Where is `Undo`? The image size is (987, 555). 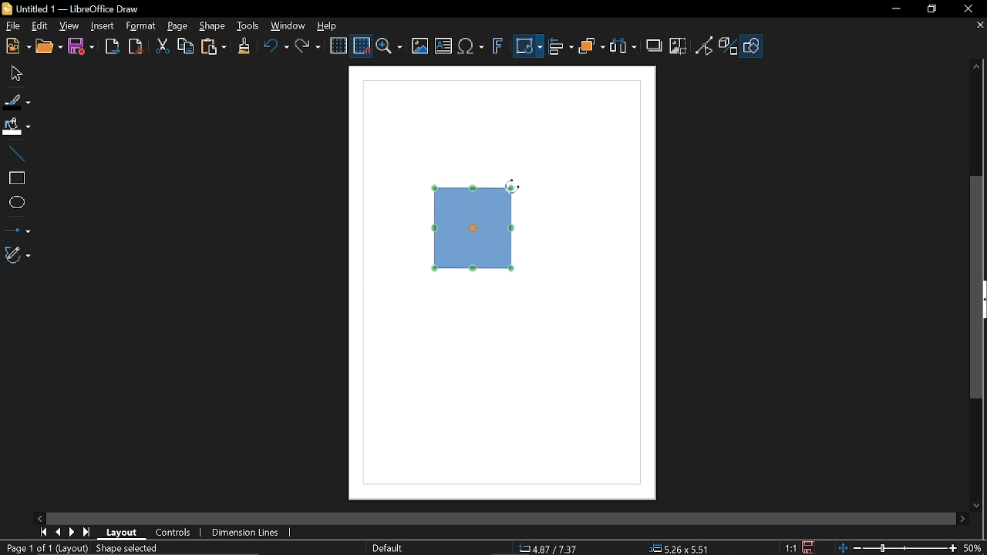 Undo is located at coordinates (273, 48).